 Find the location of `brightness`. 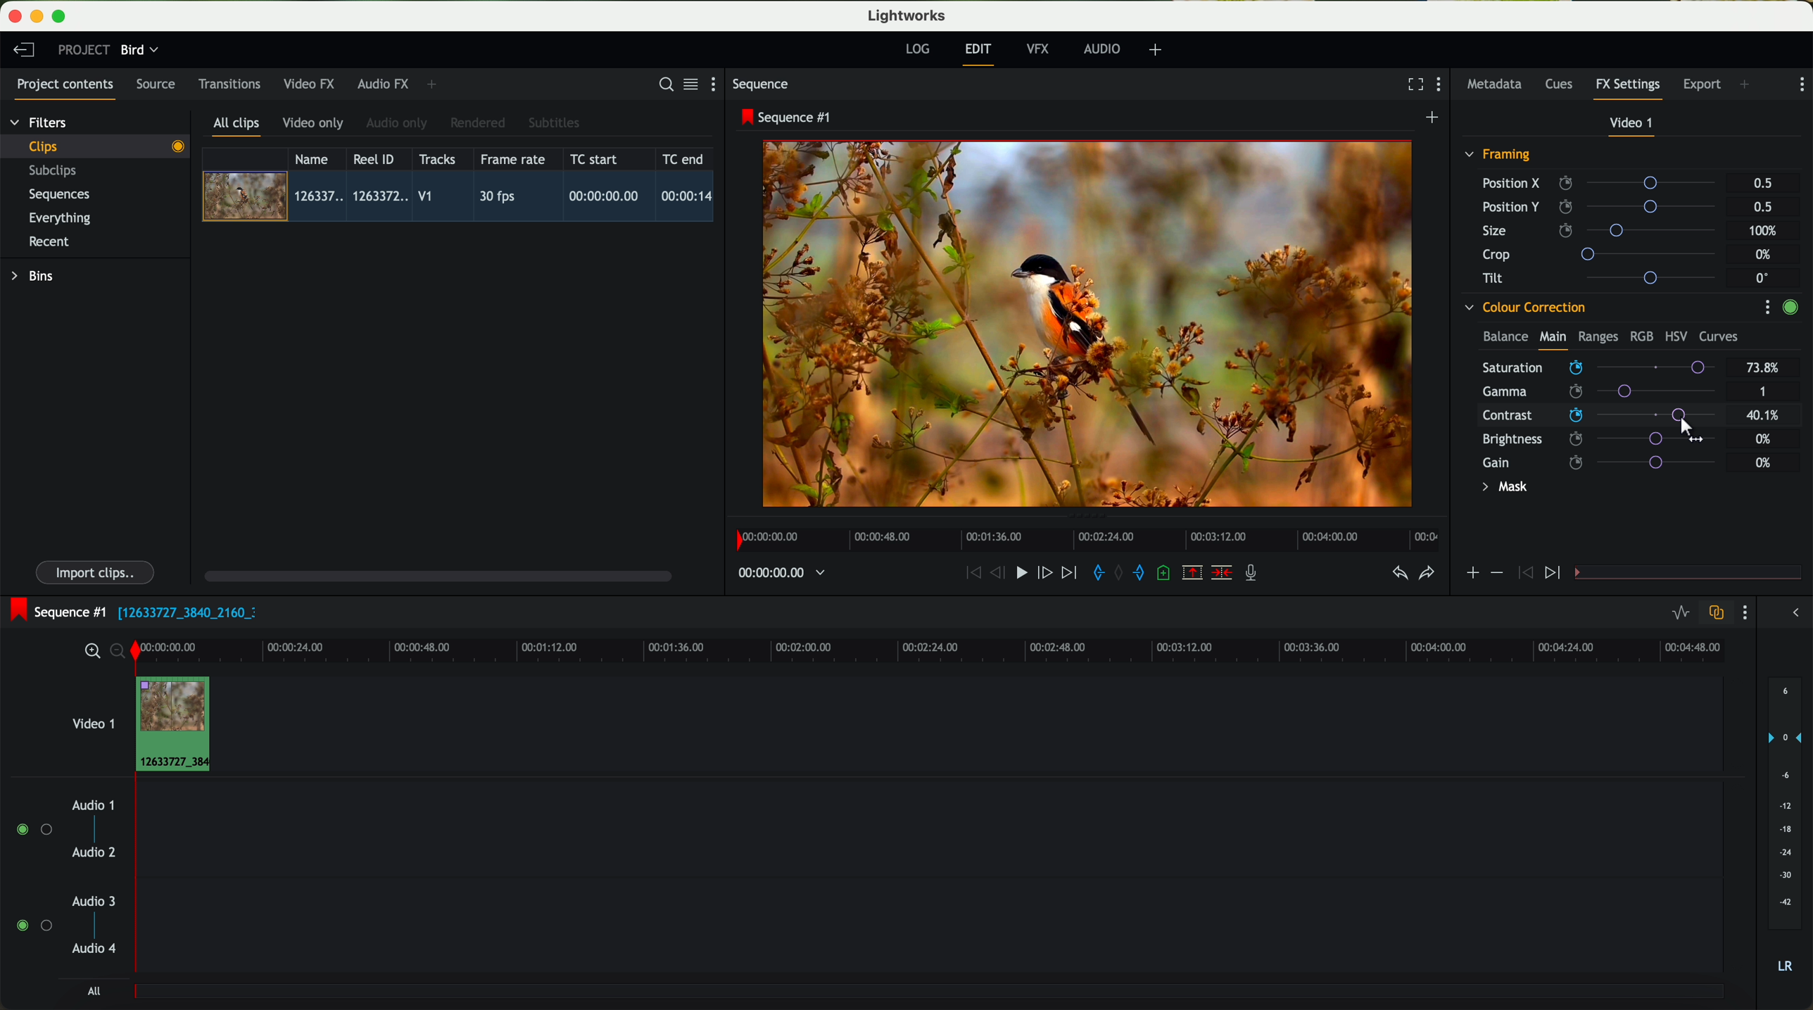

brightness is located at coordinates (1607, 439).